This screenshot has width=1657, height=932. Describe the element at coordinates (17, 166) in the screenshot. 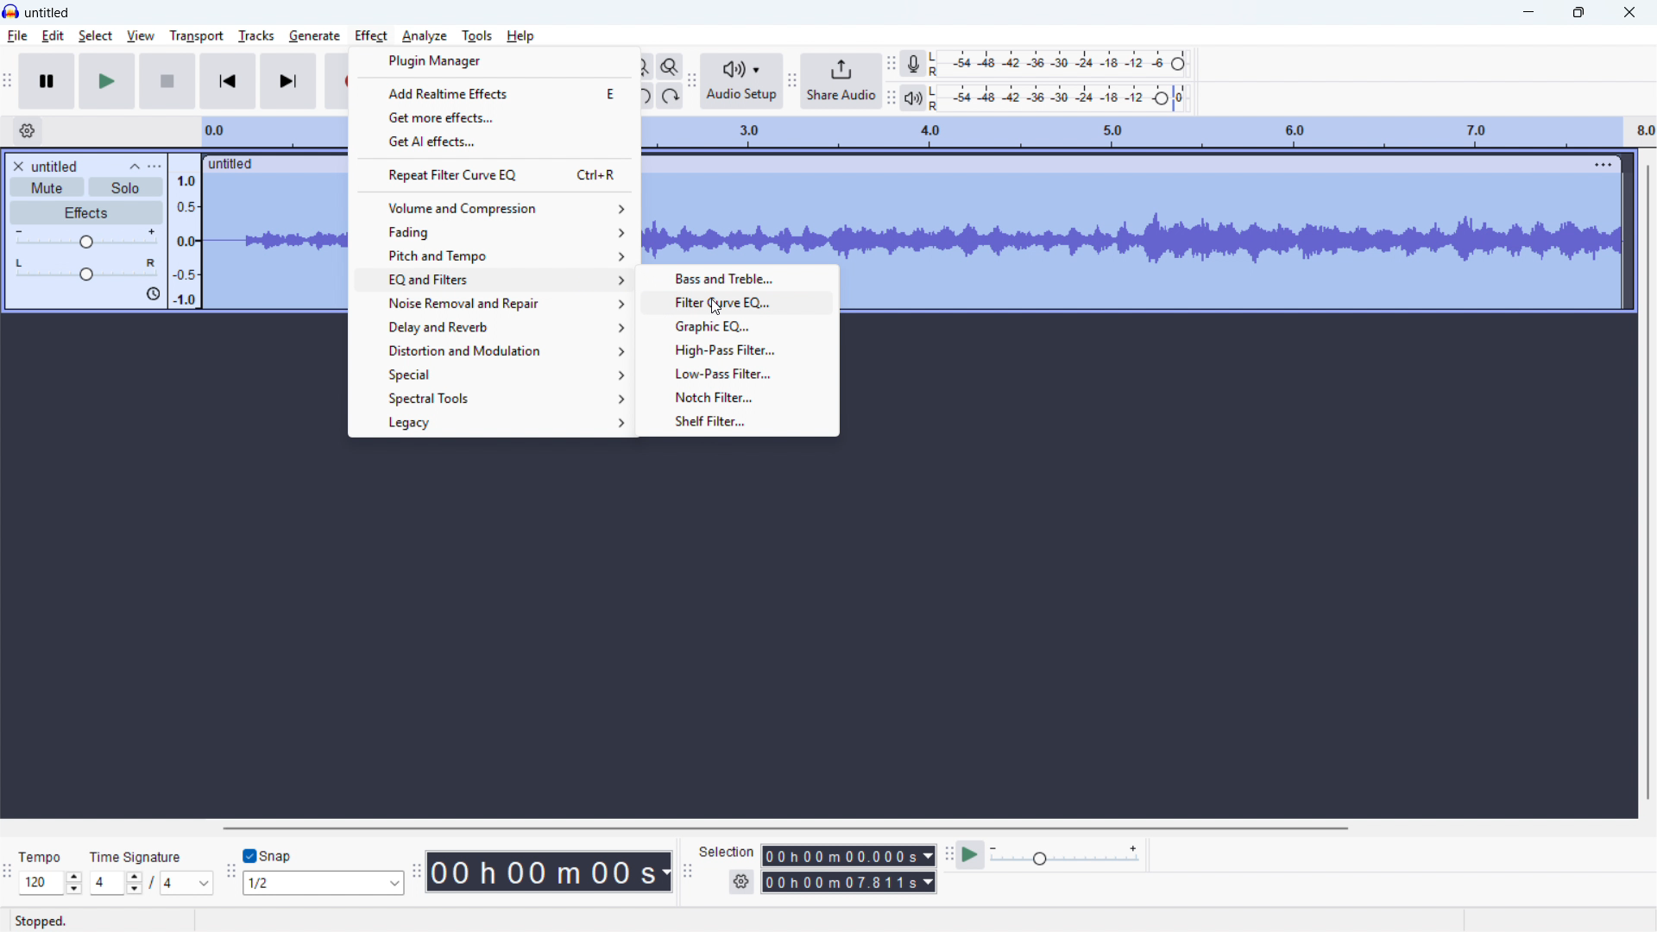

I see `remove track` at that location.